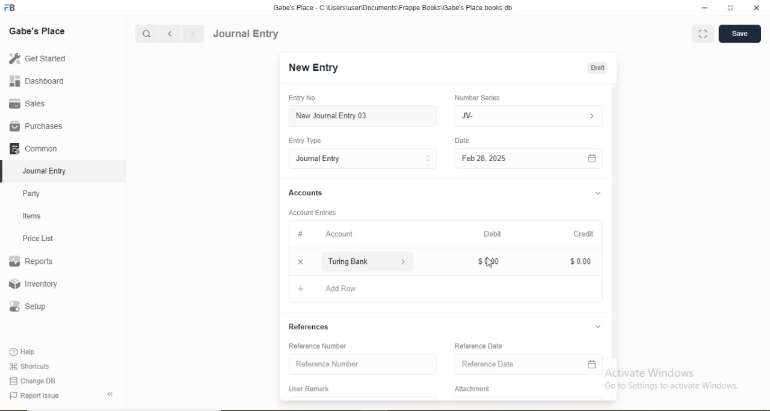 This screenshot has width=770, height=411. Describe the element at coordinates (488, 364) in the screenshot. I see `Reference Date` at that location.